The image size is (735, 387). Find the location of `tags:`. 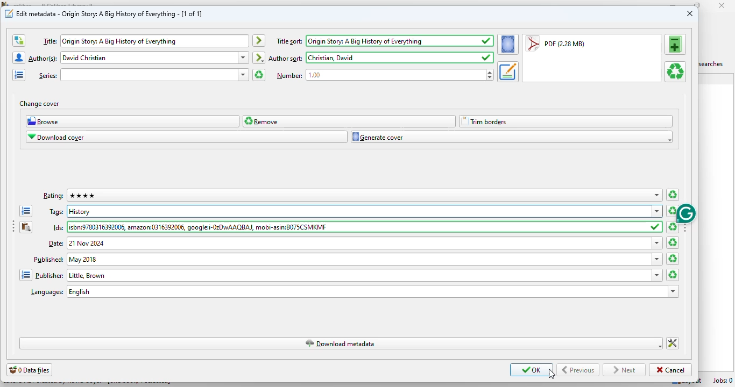

tags: is located at coordinates (359, 211).